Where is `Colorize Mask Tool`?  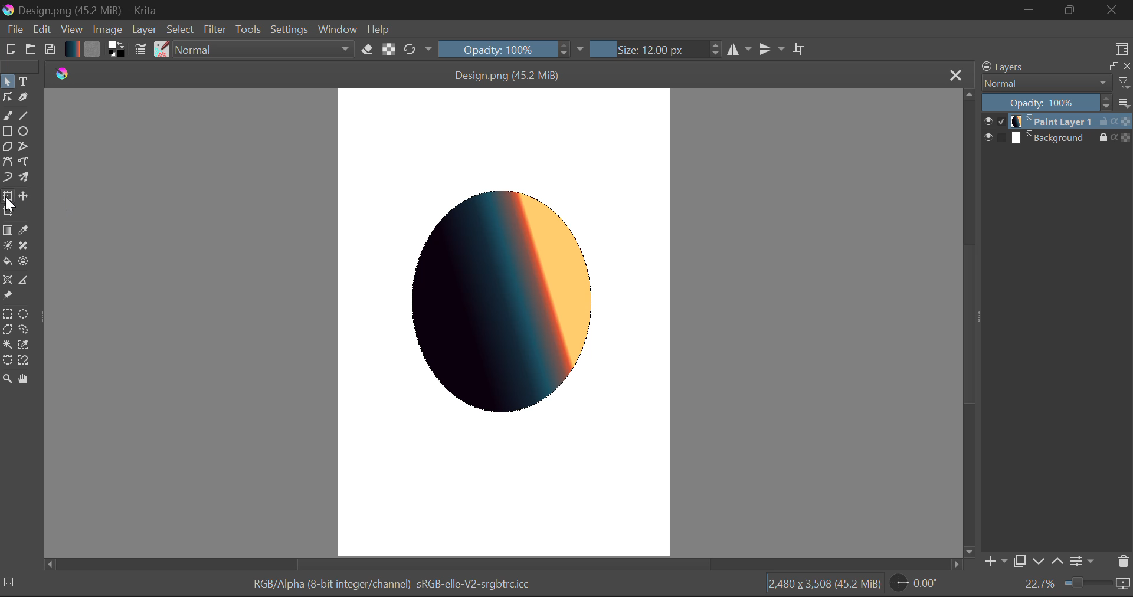 Colorize Mask Tool is located at coordinates (7, 245).